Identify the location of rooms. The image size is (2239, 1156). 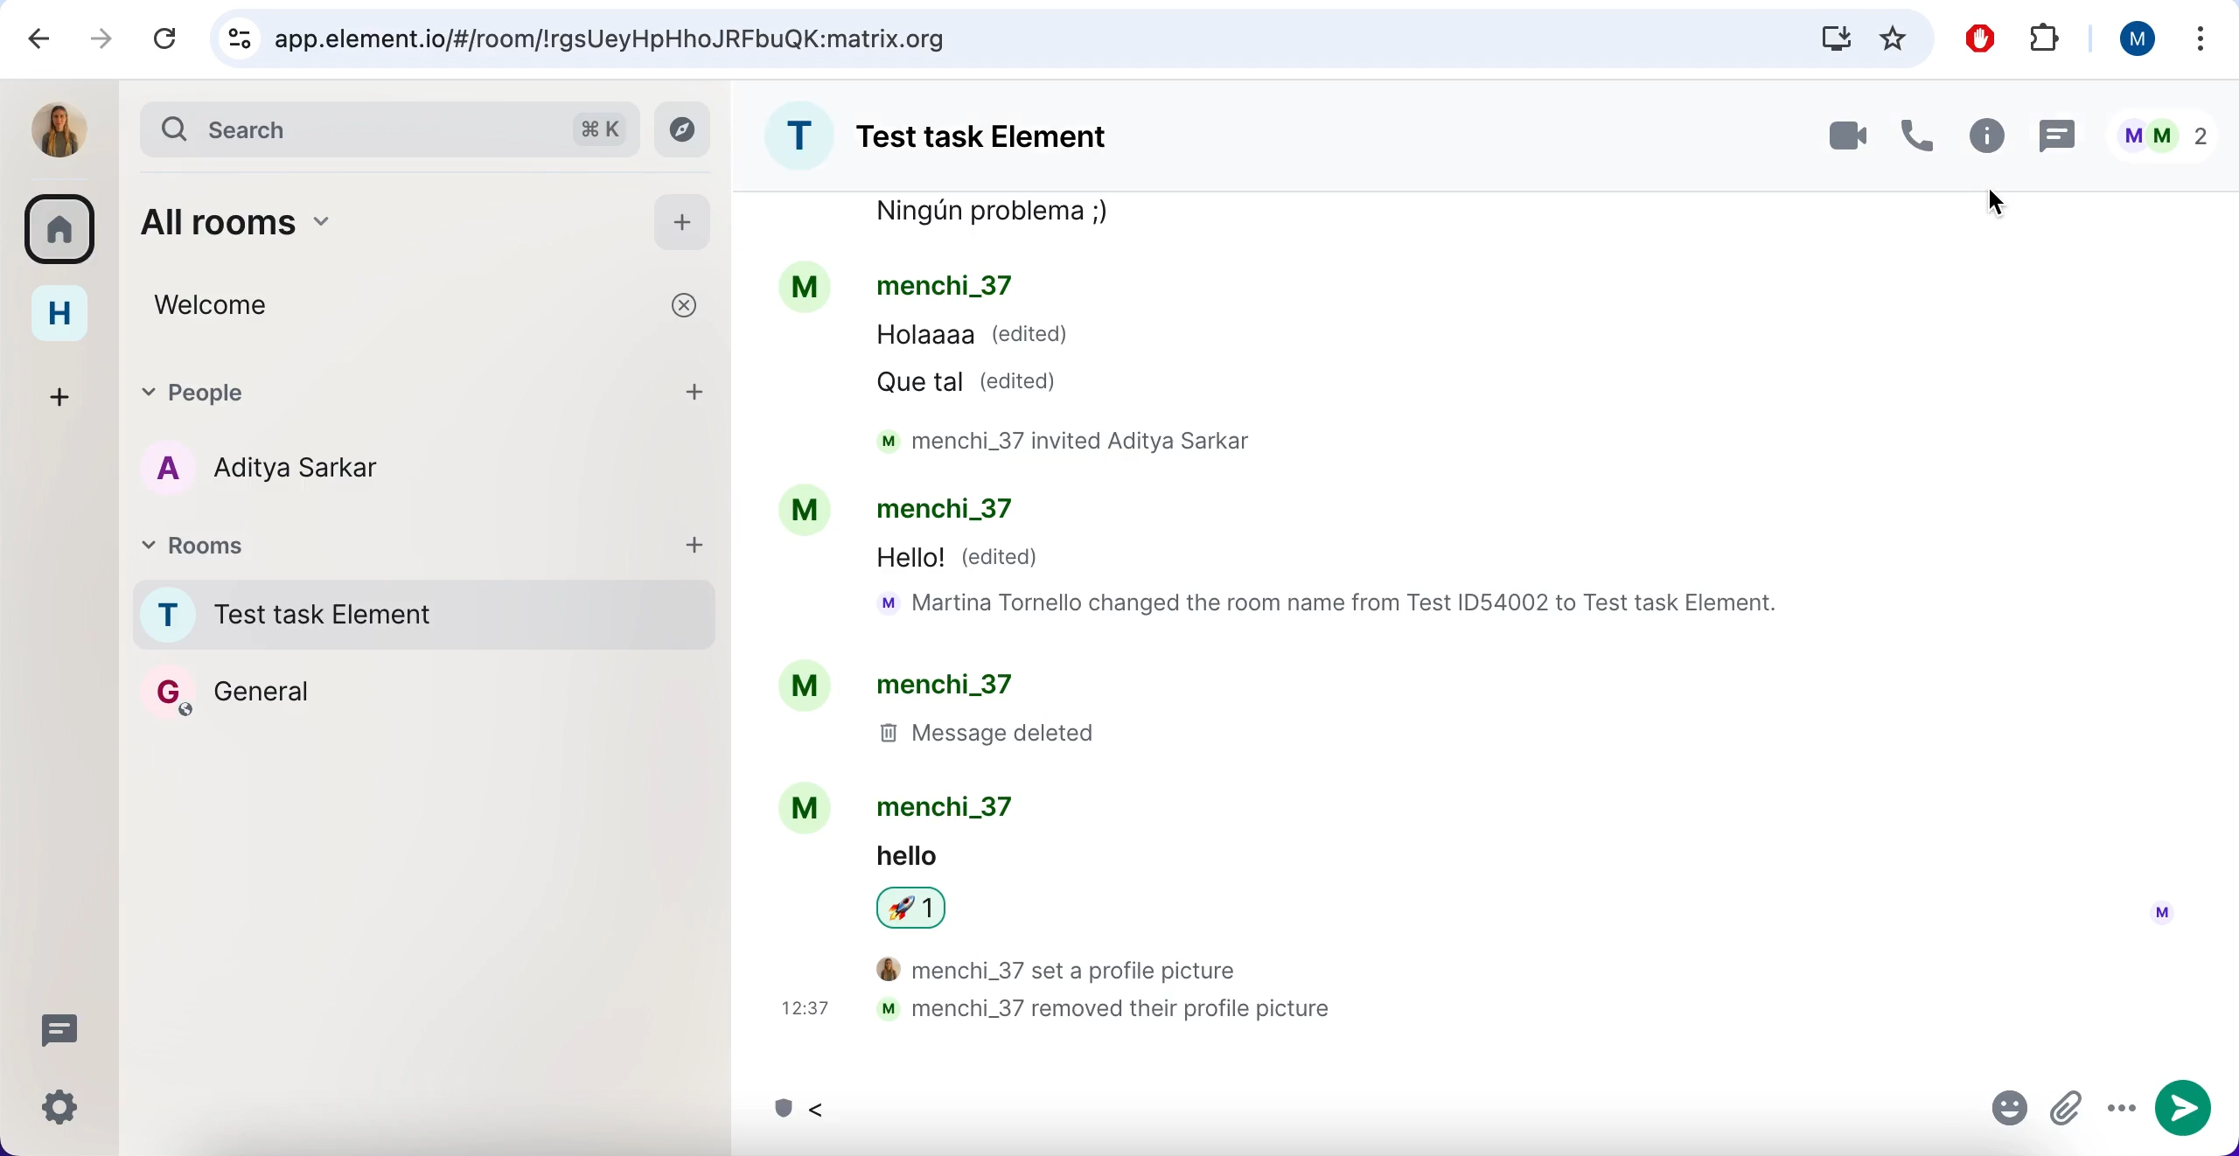
(387, 545).